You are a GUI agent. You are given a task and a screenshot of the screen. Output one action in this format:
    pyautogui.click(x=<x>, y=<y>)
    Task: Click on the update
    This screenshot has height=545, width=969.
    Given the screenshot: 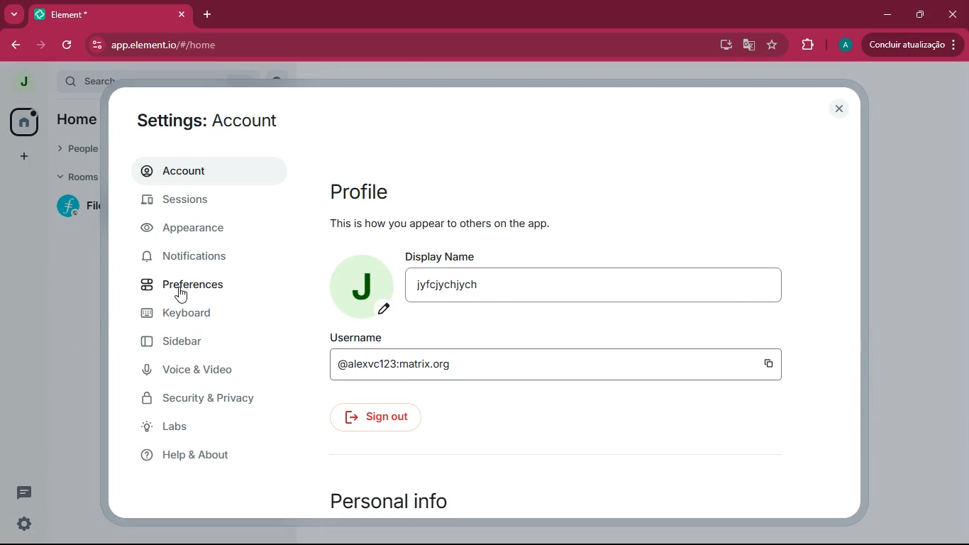 What is the action you would take?
    pyautogui.click(x=909, y=45)
    